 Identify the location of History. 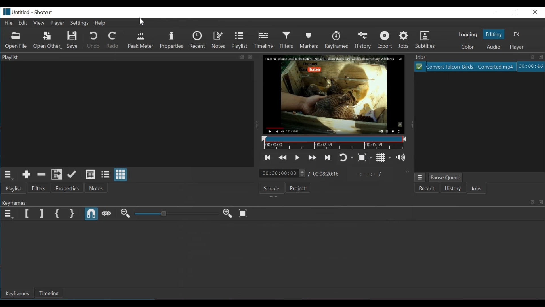
(454, 189).